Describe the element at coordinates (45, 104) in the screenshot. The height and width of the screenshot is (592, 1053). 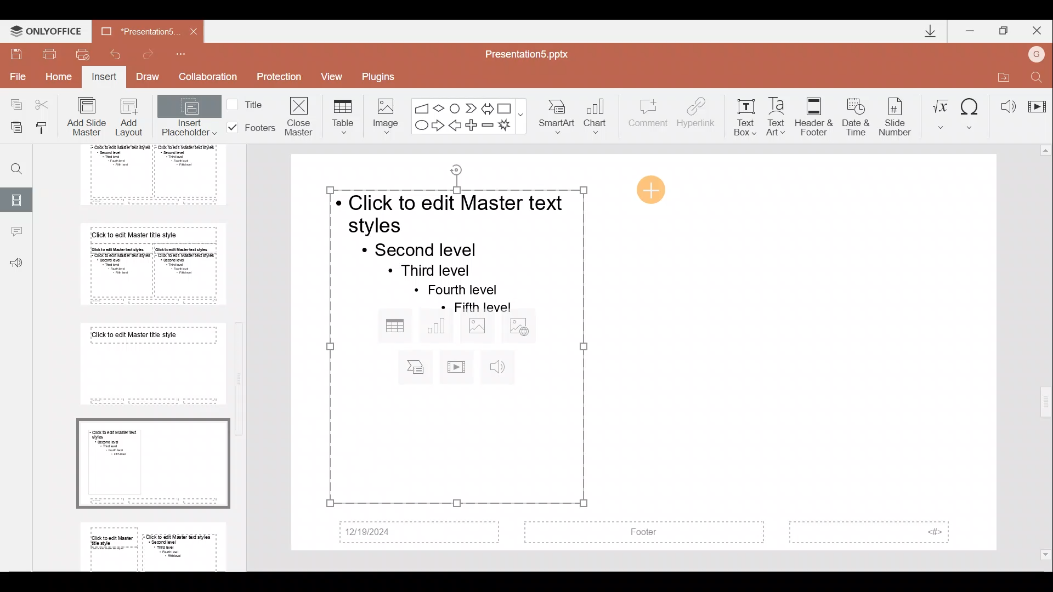
I see `Cut` at that location.